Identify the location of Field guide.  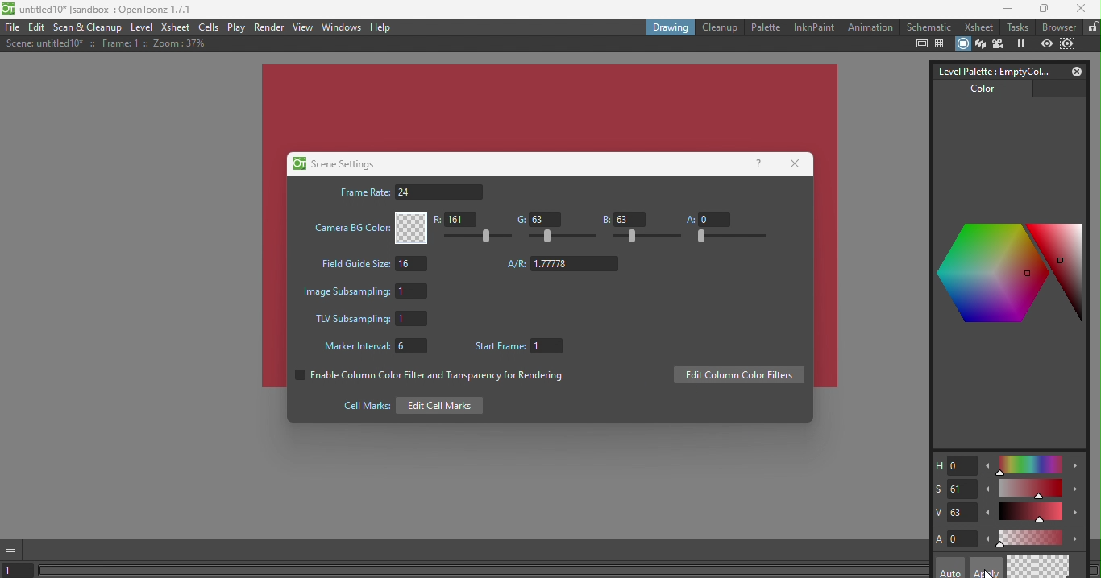
(941, 44).